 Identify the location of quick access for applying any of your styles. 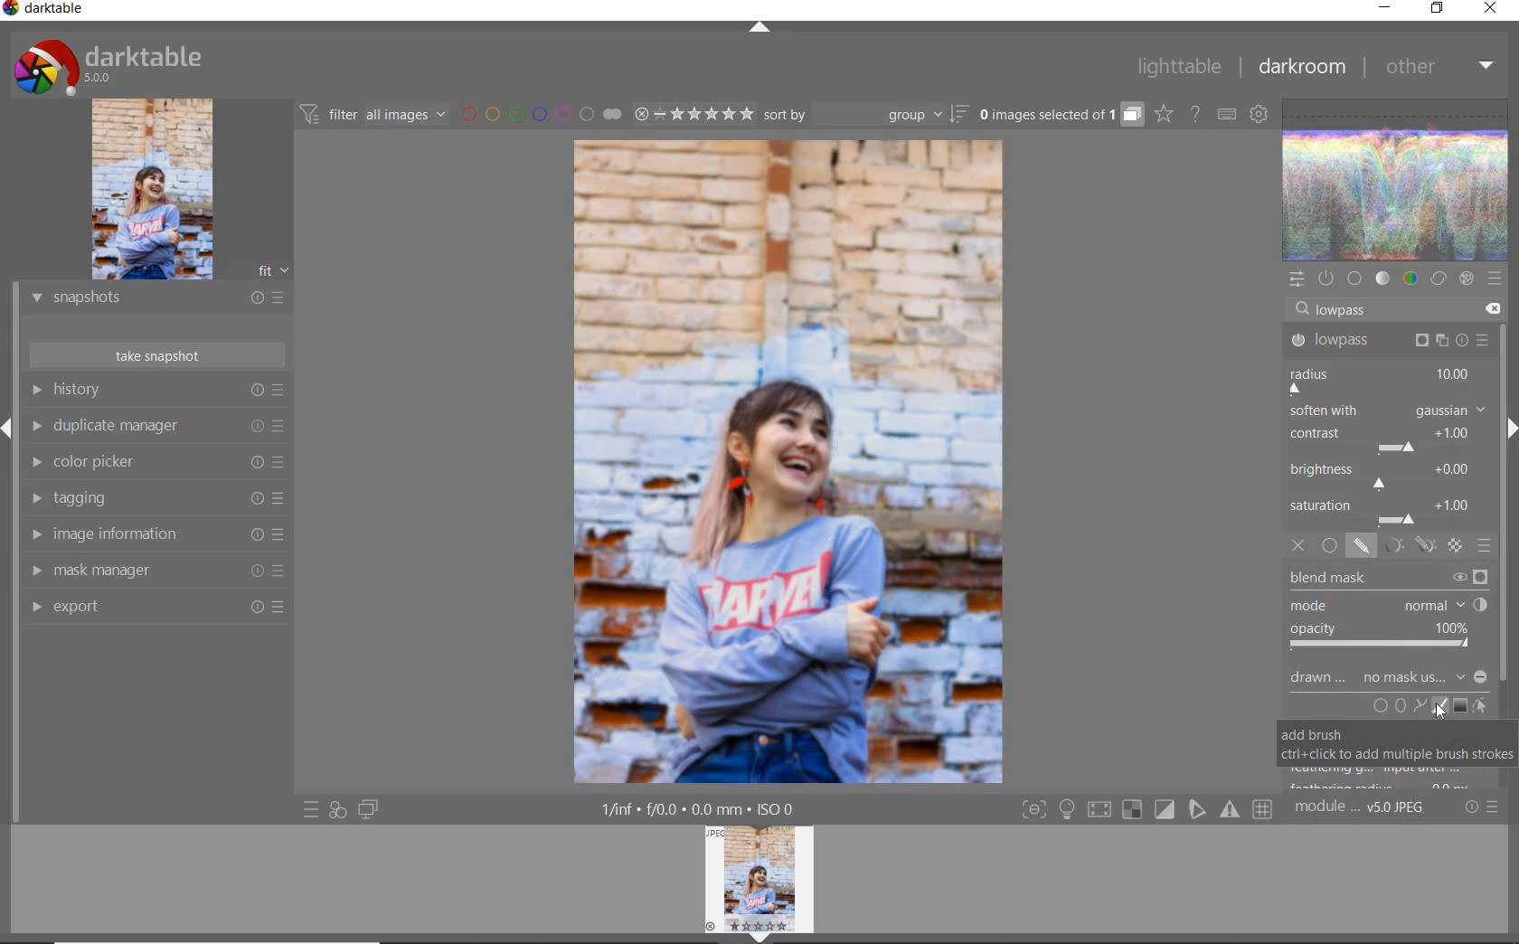
(338, 809).